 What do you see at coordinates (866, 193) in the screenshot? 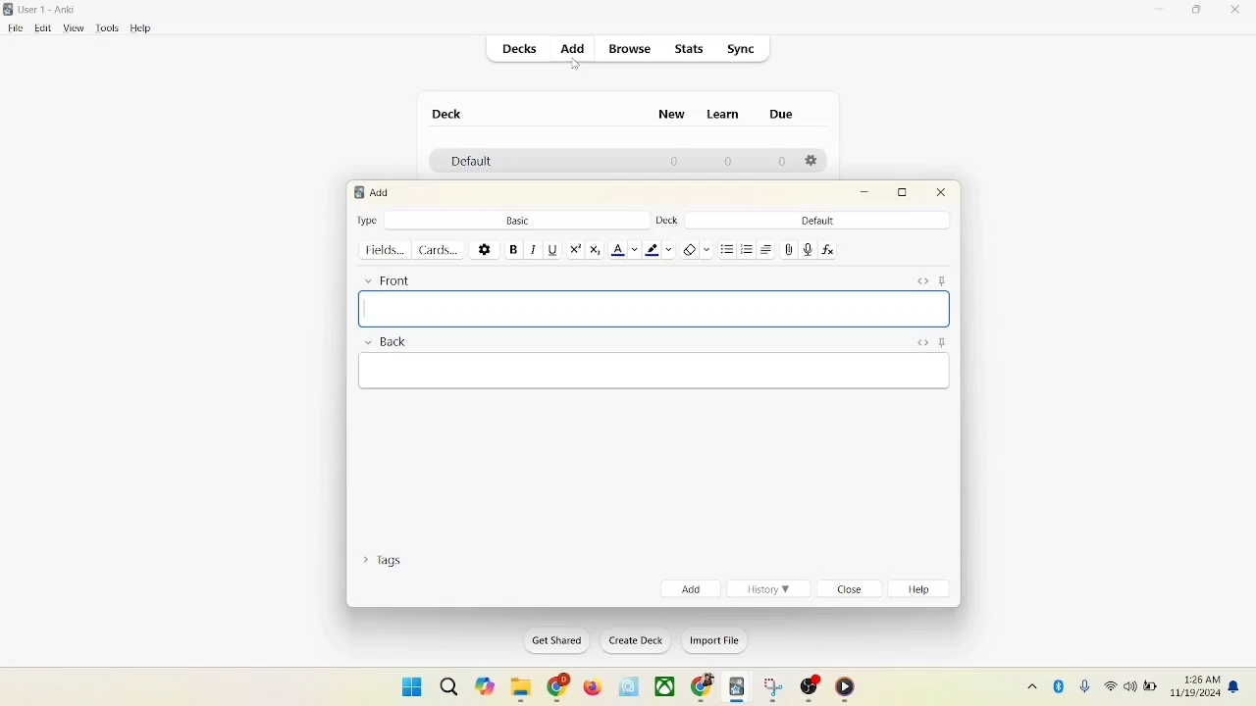
I see `minimize` at bounding box center [866, 193].